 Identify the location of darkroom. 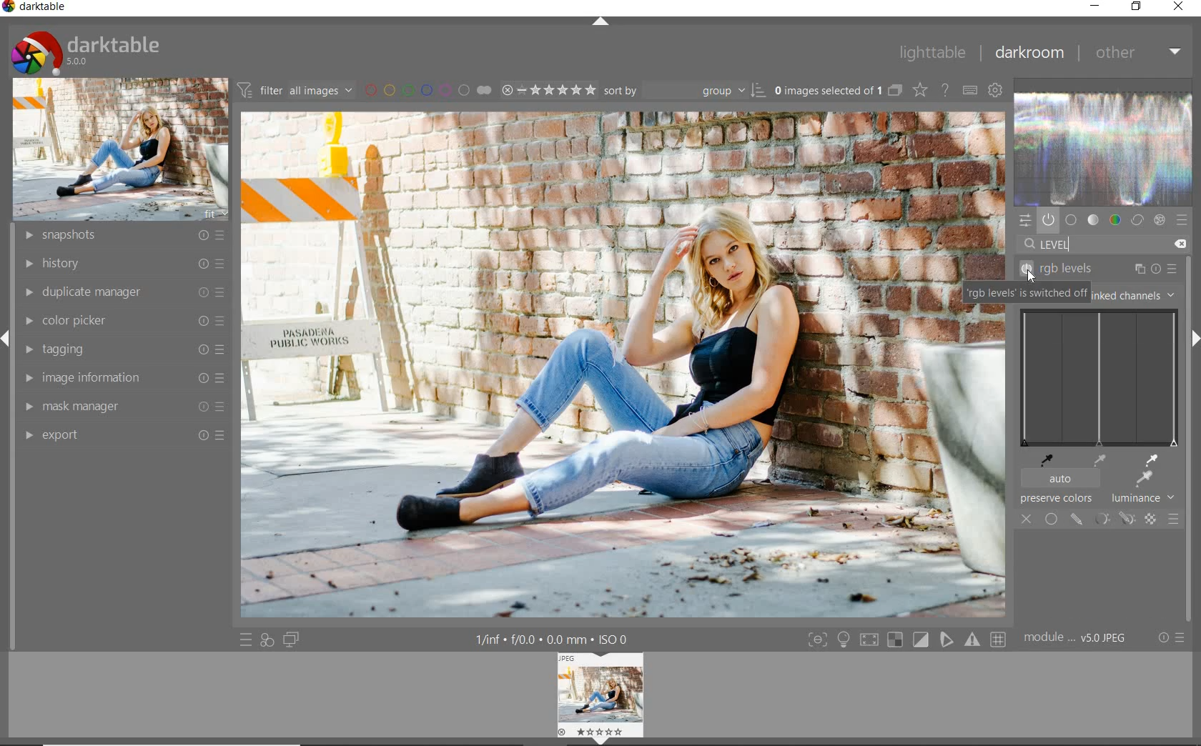
(1031, 54).